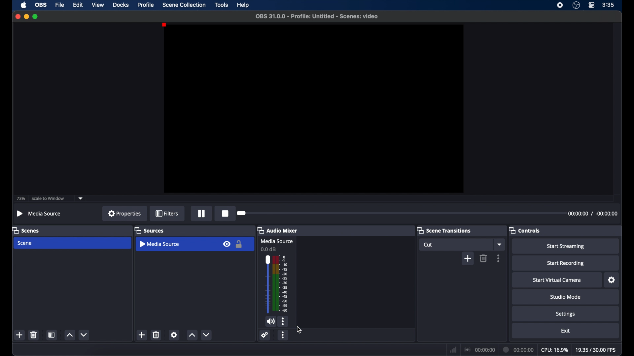 The width and height of the screenshot is (634, 356). I want to click on audio mixer, so click(277, 230).